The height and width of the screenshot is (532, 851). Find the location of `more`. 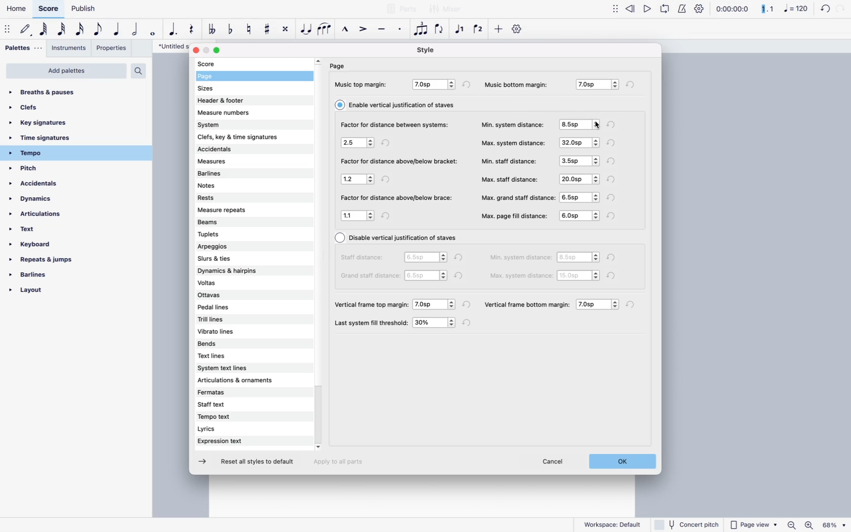

more is located at coordinates (498, 31).